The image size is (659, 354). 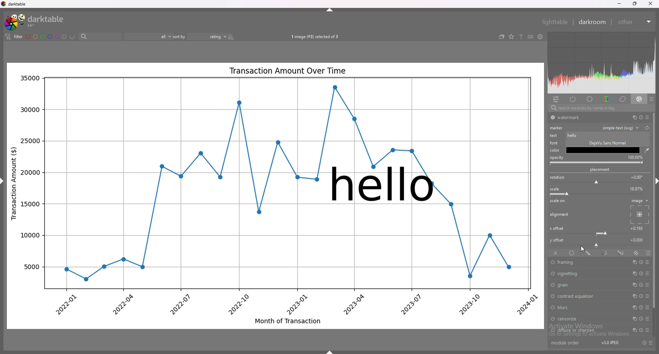 I want to click on lighttable, so click(x=554, y=21).